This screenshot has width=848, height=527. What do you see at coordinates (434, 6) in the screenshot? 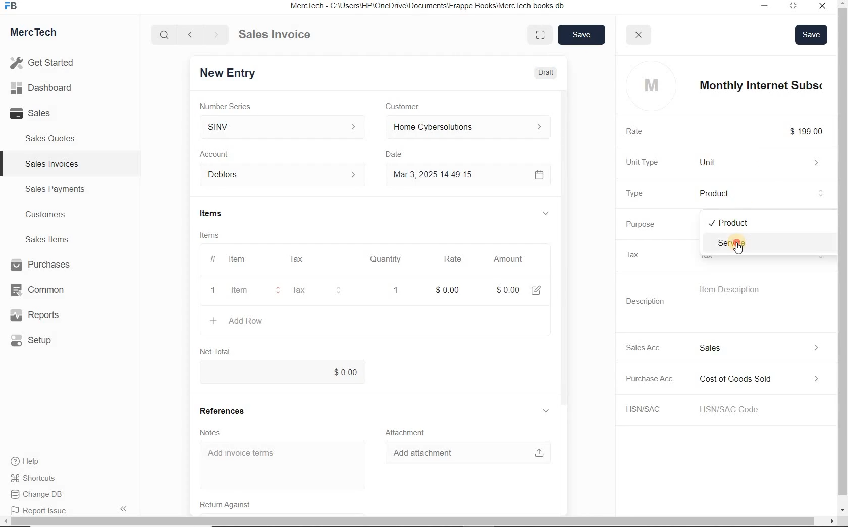
I see `MercTech - C:\Users\HP\OneDrive\Documents\Frappe Books\MercTech books db` at bounding box center [434, 6].